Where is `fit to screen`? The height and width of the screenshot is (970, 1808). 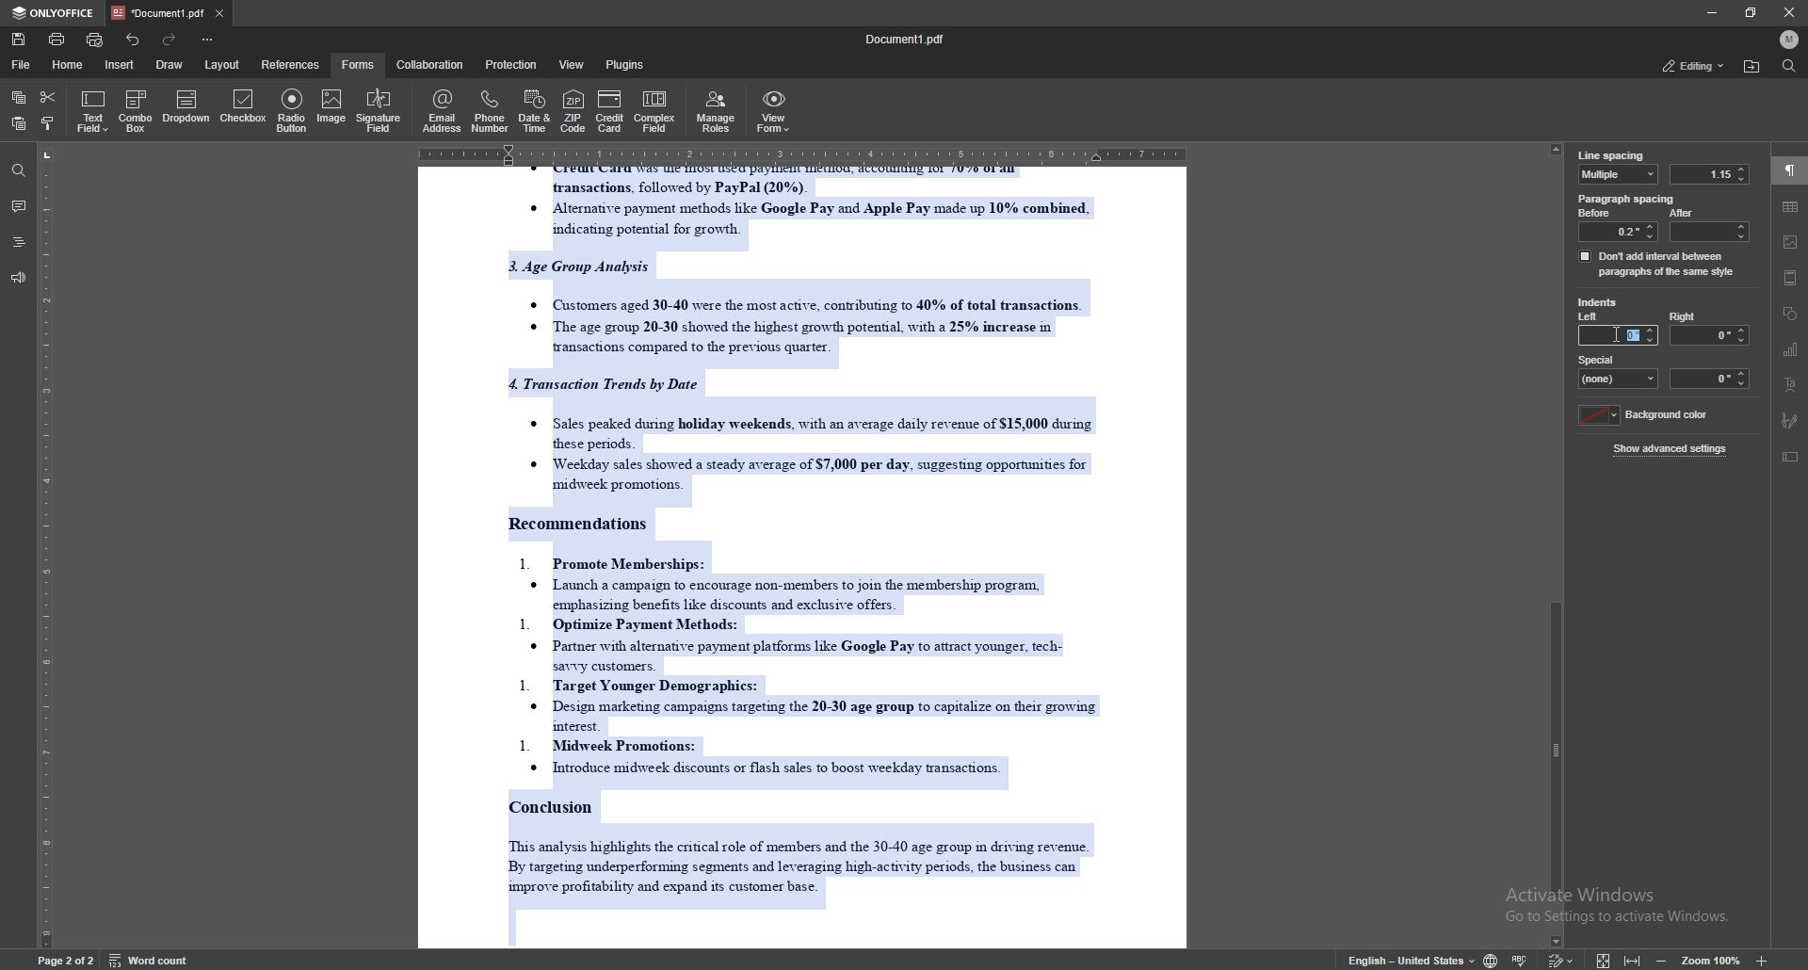
fit to screen is located at coordinates (1604, 959).